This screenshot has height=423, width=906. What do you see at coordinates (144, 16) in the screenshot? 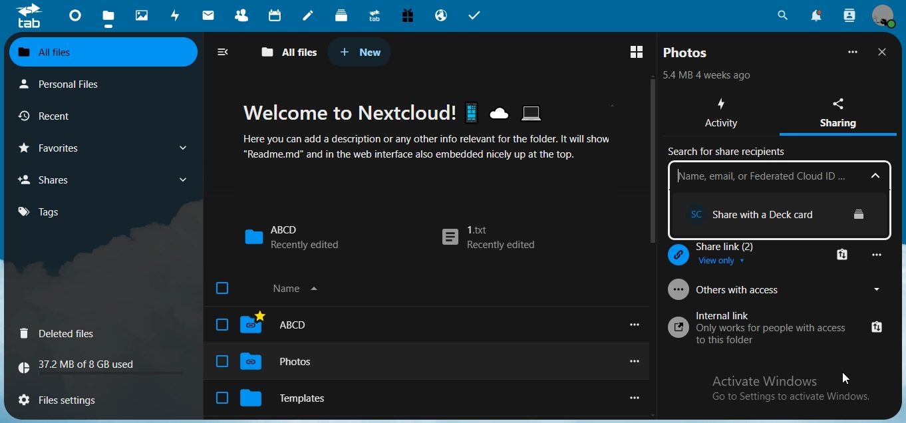
I see `photos` at bounding box center [144, 16].